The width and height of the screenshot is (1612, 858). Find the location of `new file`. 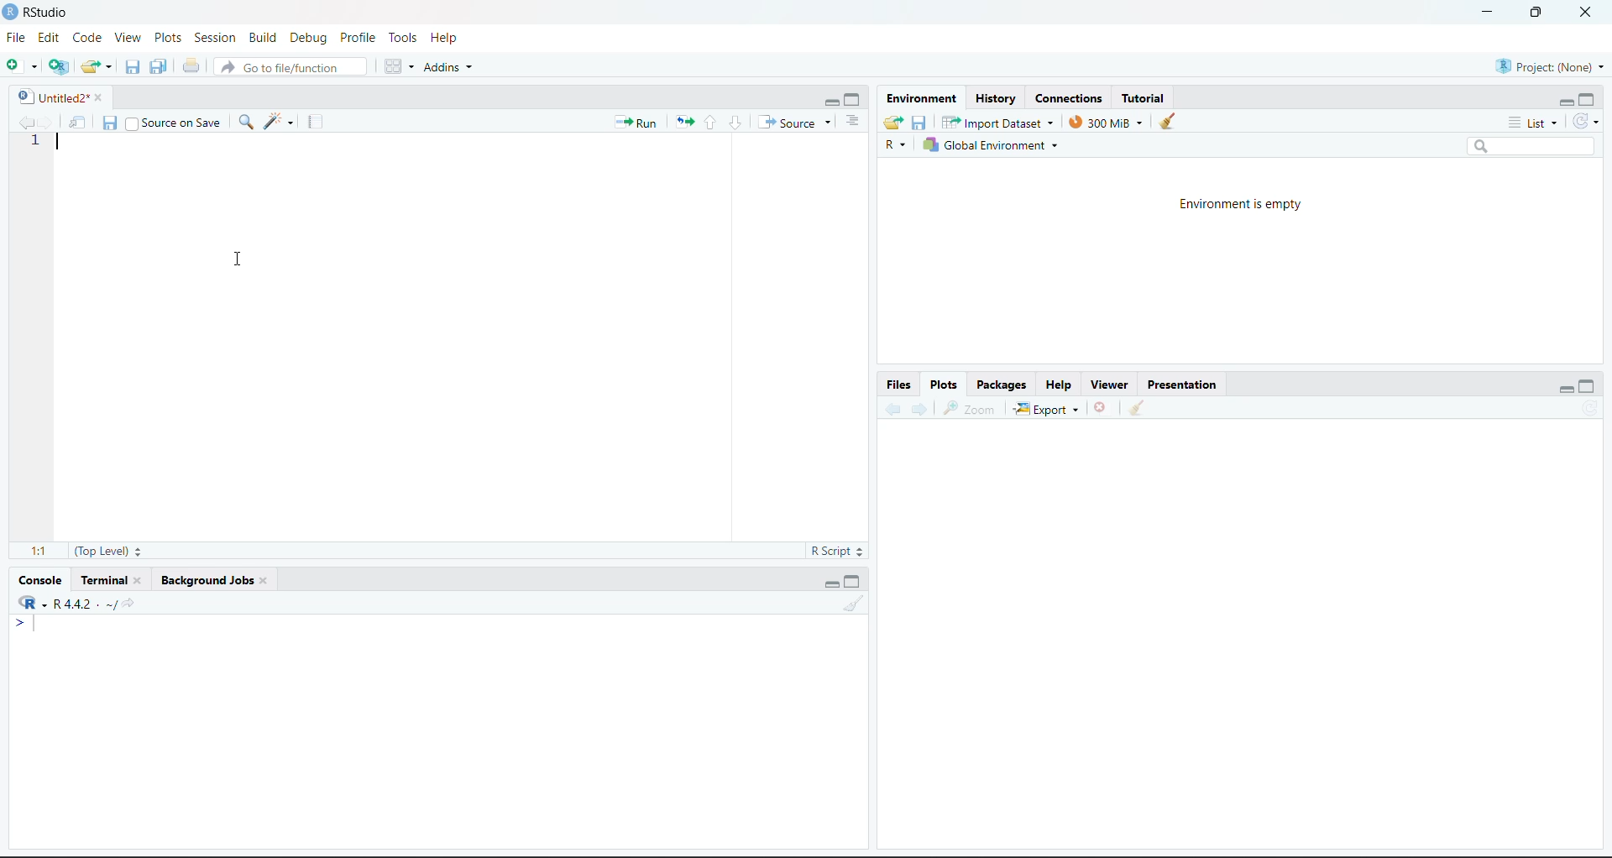

new file is located at coordinates (22, 67).